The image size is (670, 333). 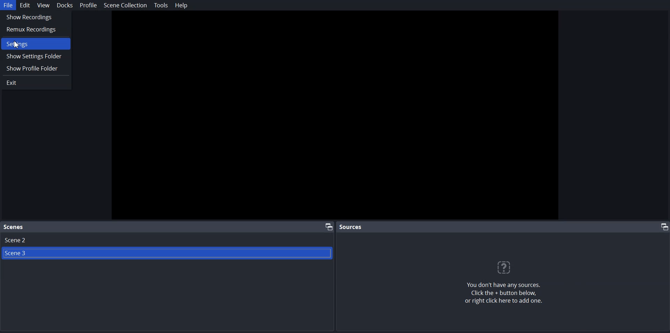 What do you see at coordinates (35, 29) in the screenshot?
I see `Remux Recordings` at bounding box center [35, 29].